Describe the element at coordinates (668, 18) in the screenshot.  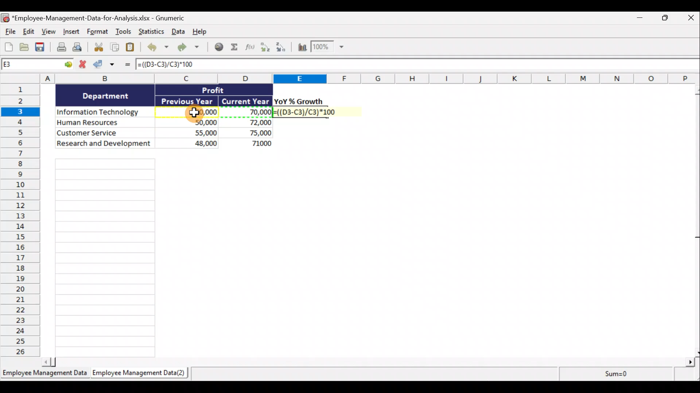
I see `Maximise` at that location.